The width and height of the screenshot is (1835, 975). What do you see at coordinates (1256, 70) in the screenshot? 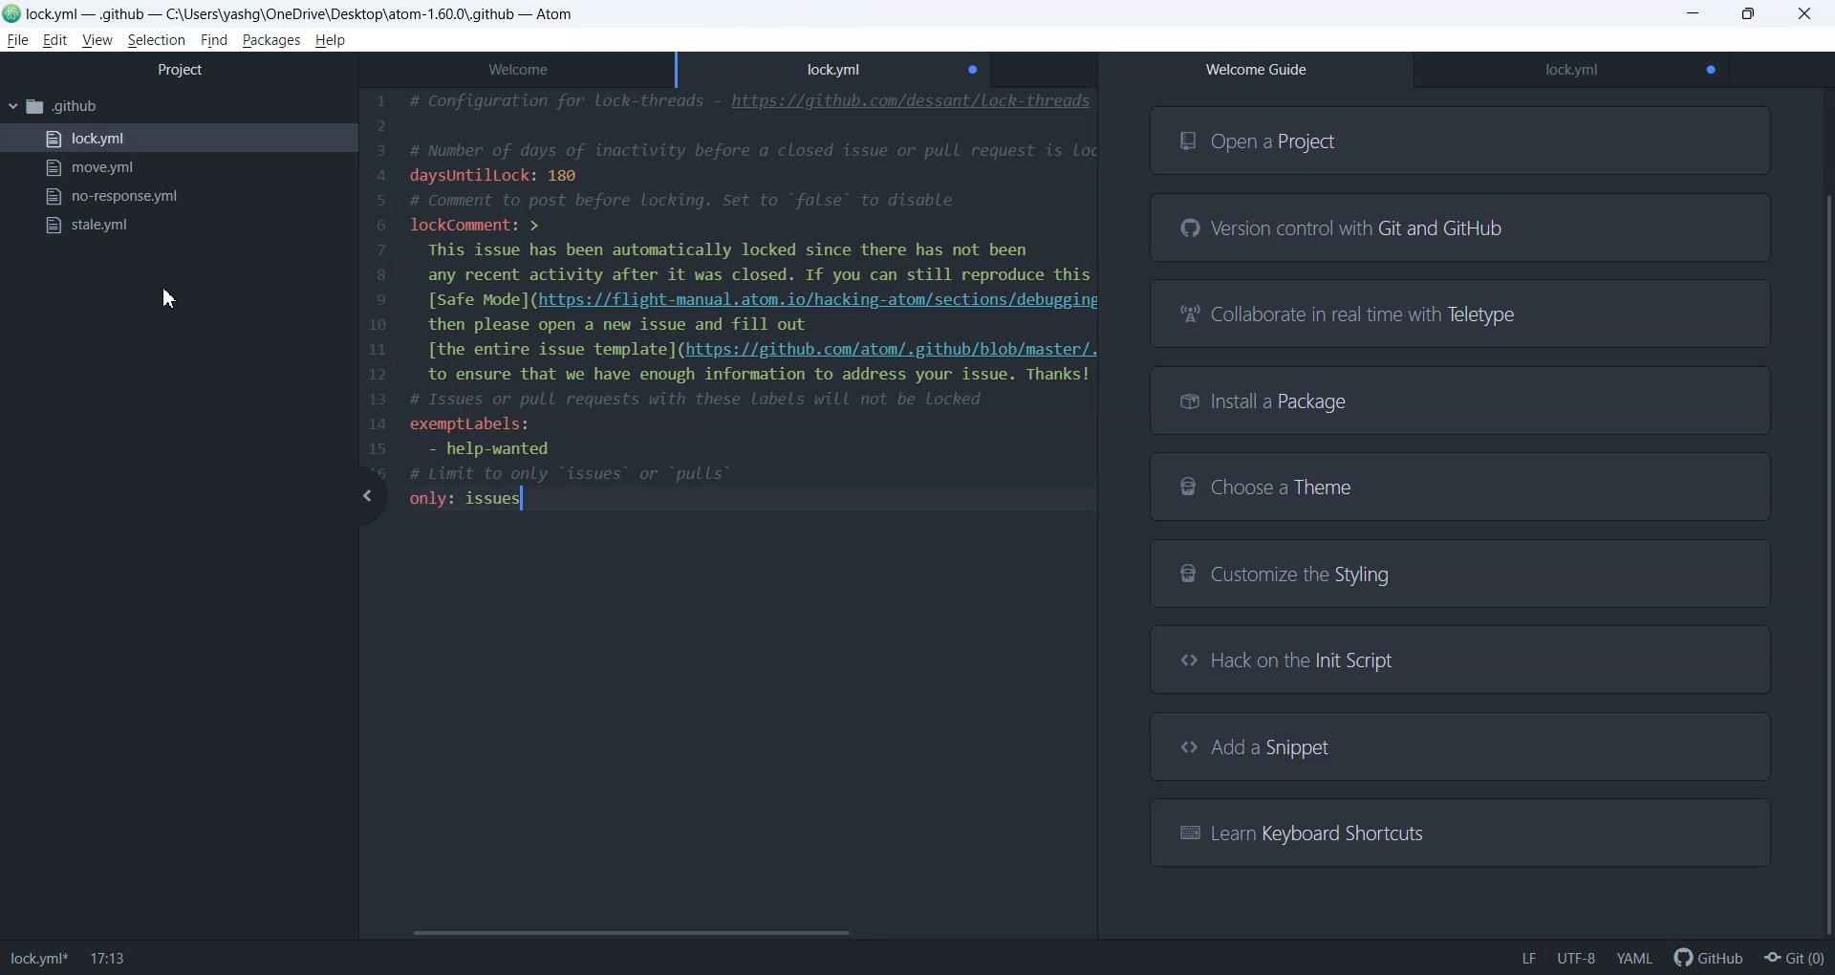
I see `Welcome guide` at bounding box center [1256, 70].